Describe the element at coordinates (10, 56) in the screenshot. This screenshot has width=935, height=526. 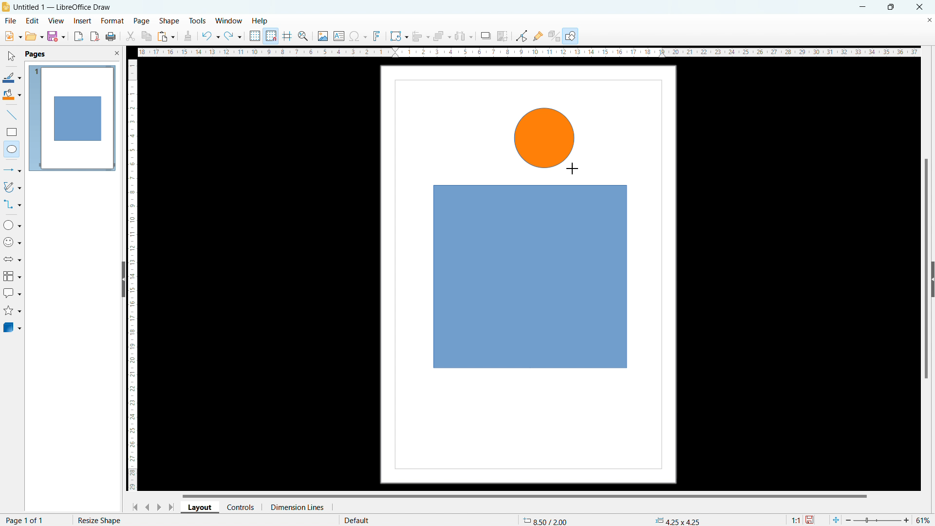
I see `select` at that location.